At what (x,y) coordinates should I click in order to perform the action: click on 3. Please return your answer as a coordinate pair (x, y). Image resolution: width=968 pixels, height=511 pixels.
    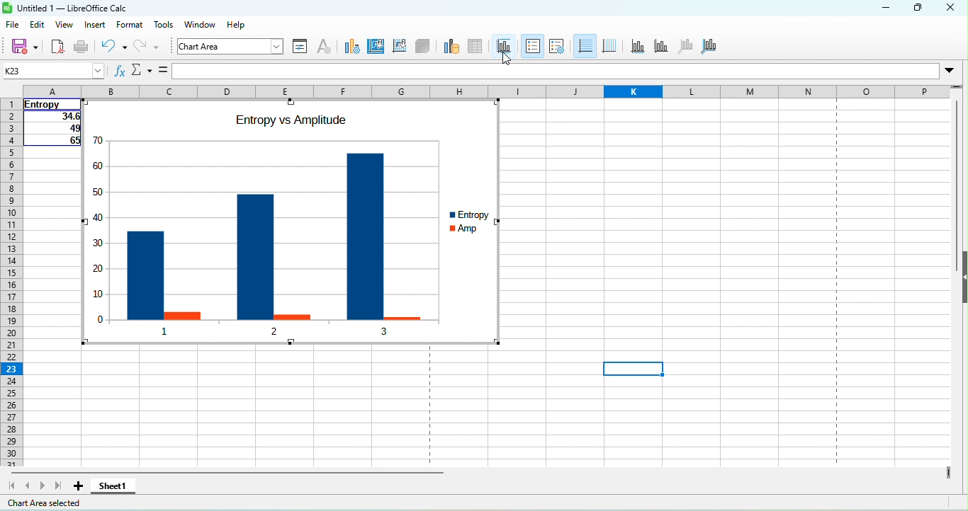
    Looking at the image, I should click on (386, 331).